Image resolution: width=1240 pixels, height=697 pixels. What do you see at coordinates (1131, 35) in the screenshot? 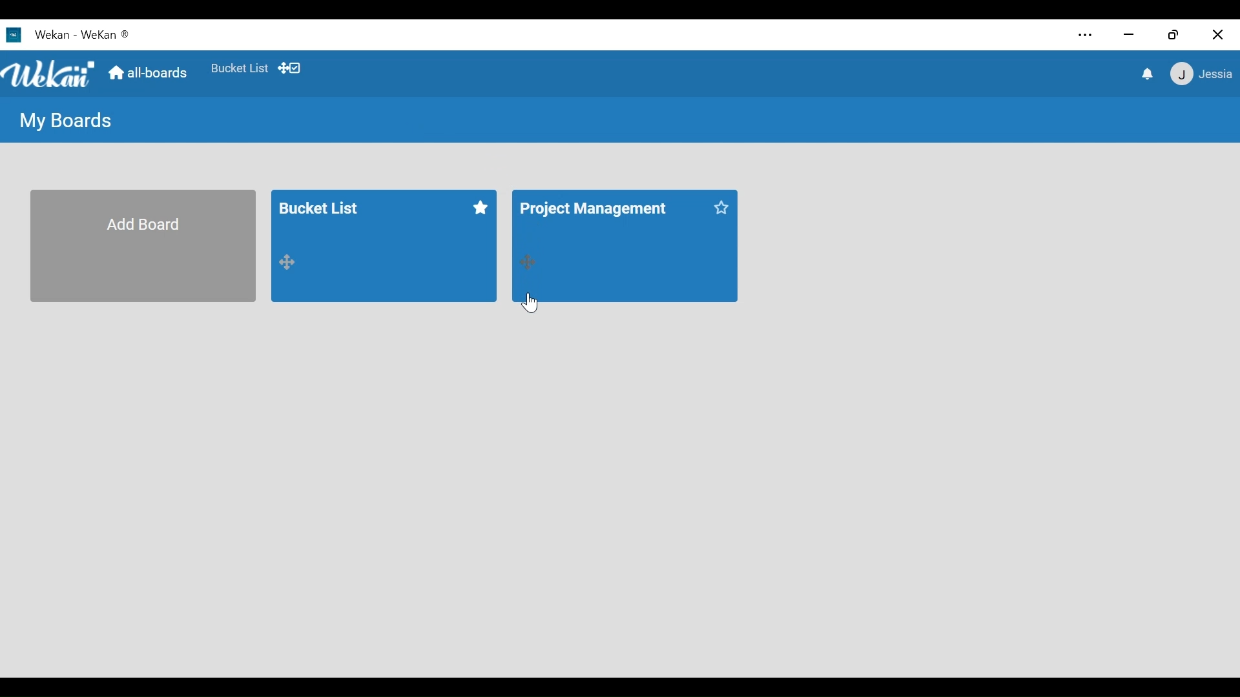
I see `close` at bounding box center [1131, 35].